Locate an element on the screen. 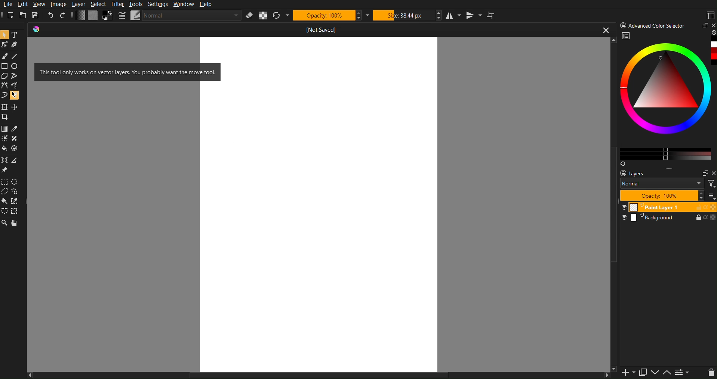 Image resolution: width=717 pixels, height=379 pixels. Reference Images Tool is located at coordinates (5, 170).